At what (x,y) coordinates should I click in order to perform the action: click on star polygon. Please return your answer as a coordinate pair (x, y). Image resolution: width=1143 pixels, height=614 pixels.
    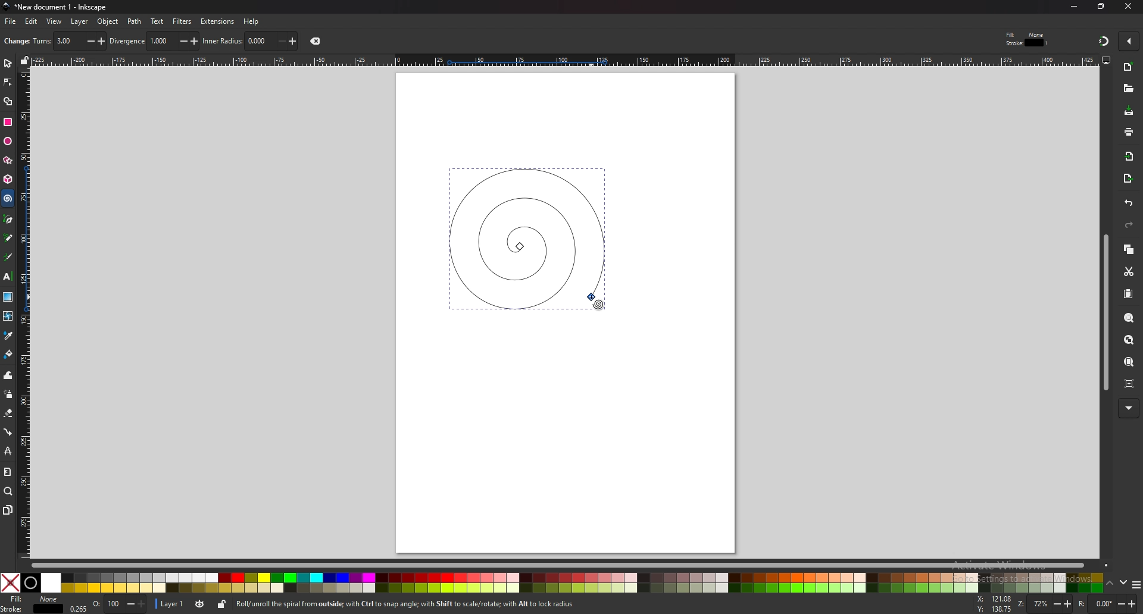
    Looking at the image, I should click on (8, 160).